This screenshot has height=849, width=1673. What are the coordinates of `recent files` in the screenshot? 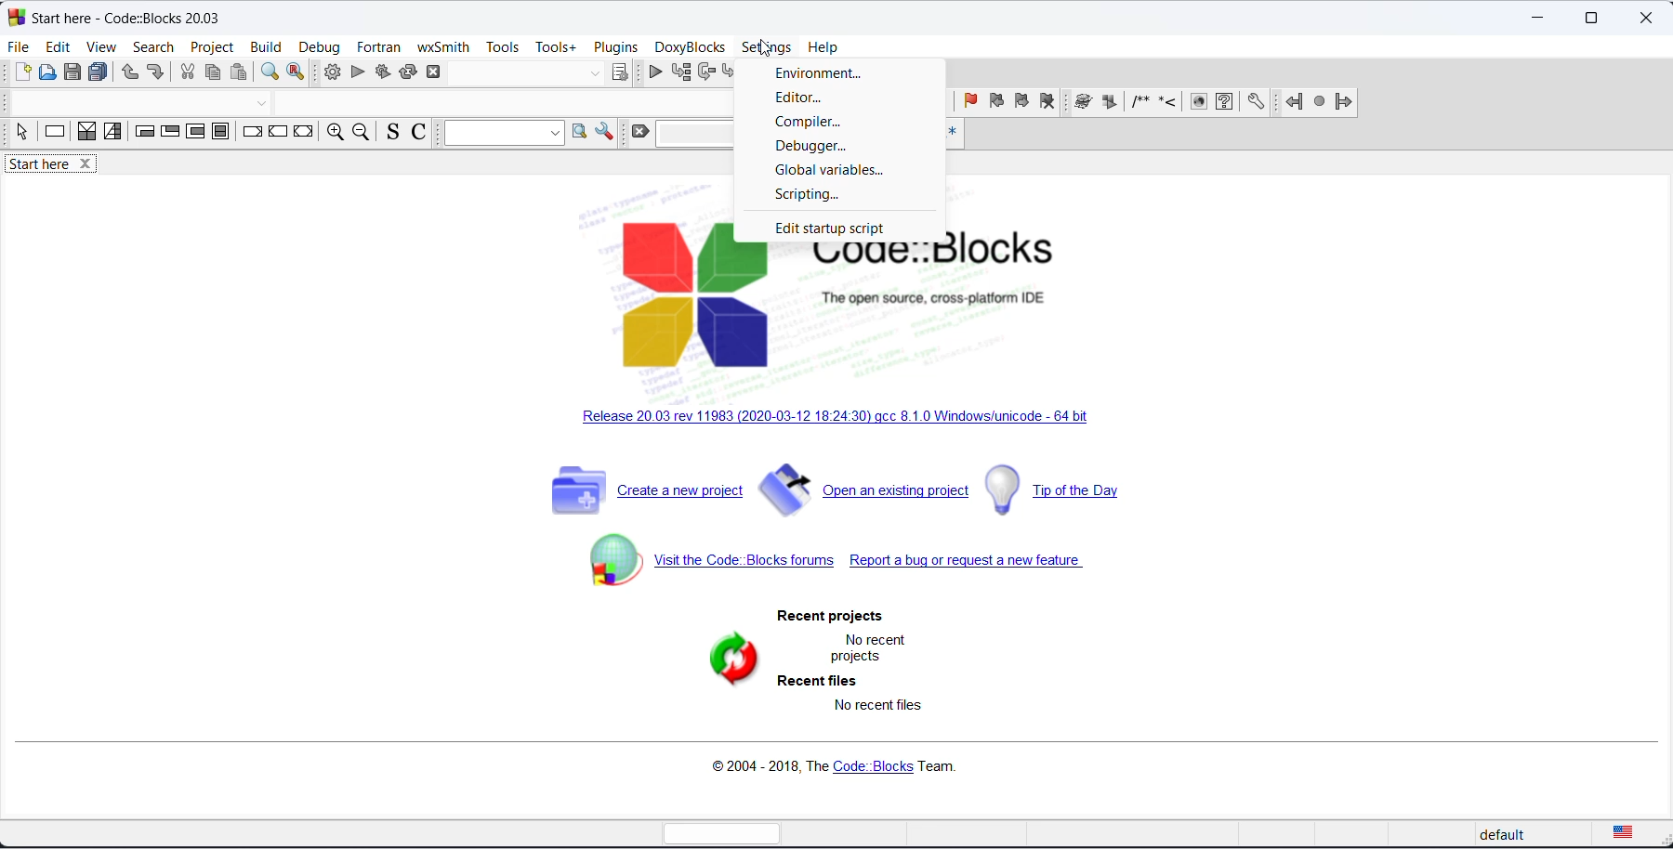 It's located at (819, 682).